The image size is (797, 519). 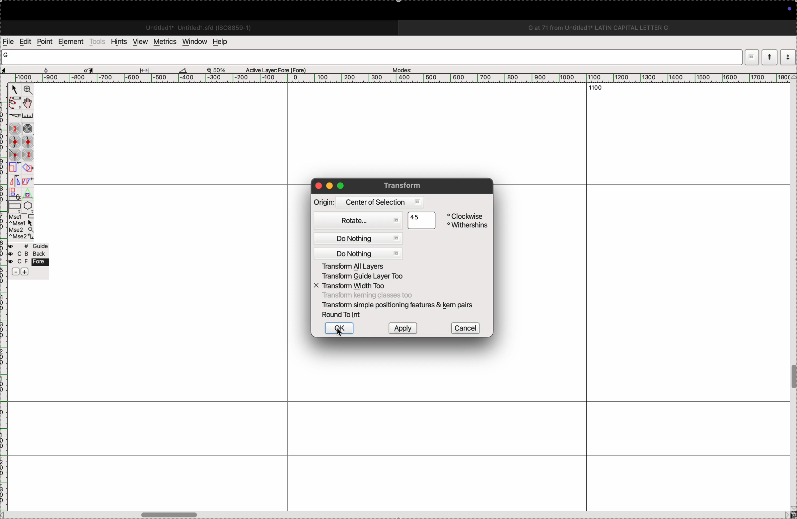 I want to click on apply, so click(x=402, y=327).